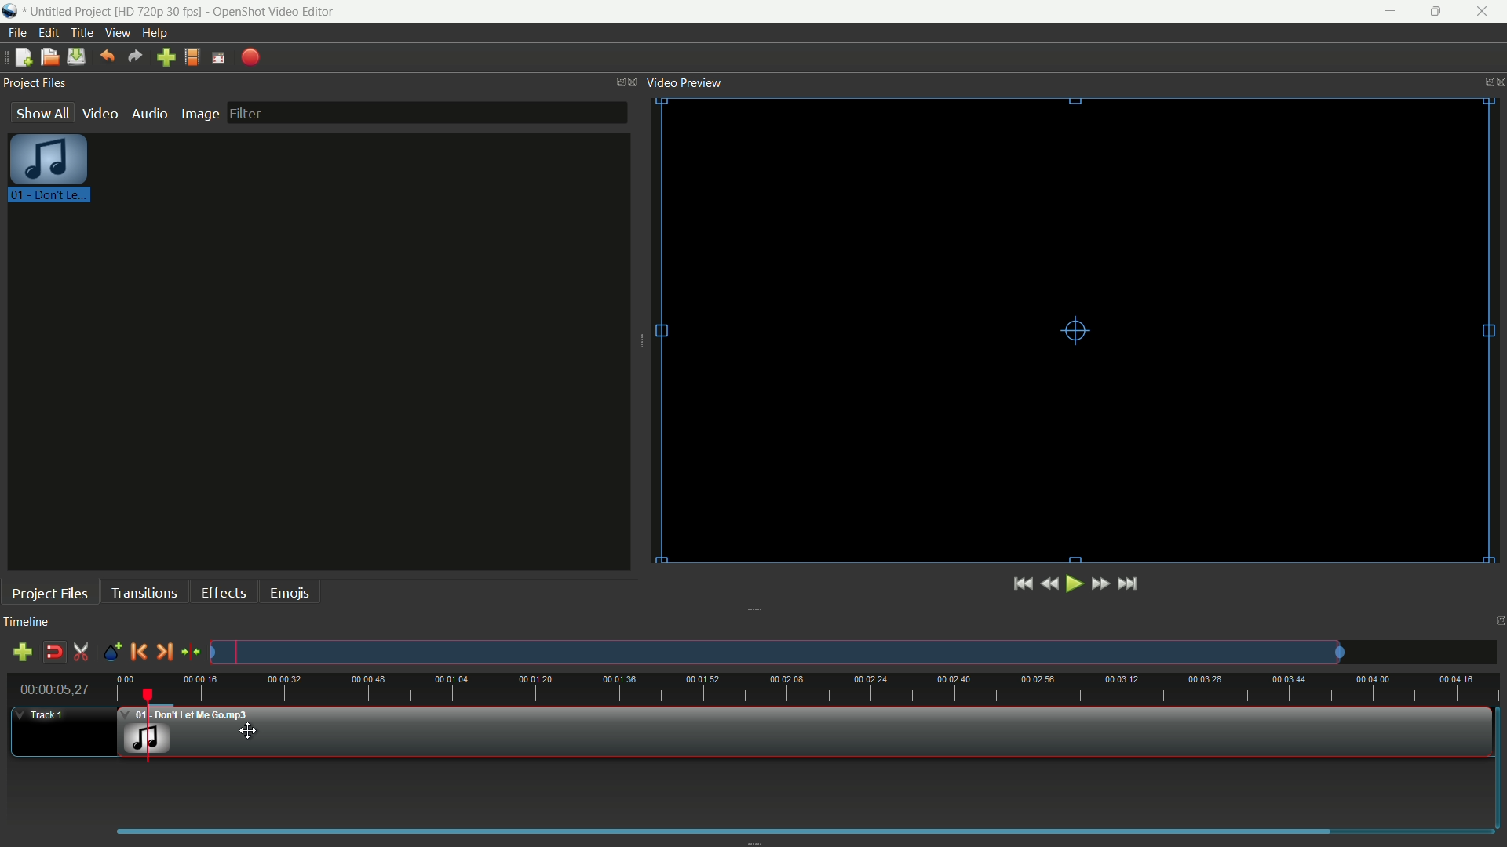 Image resolution: width=1507 pixels, height=847 pixels. What do you see at coordinates (251, 57) in the screenshot?
I see `export` at bounding box center [251, 57].